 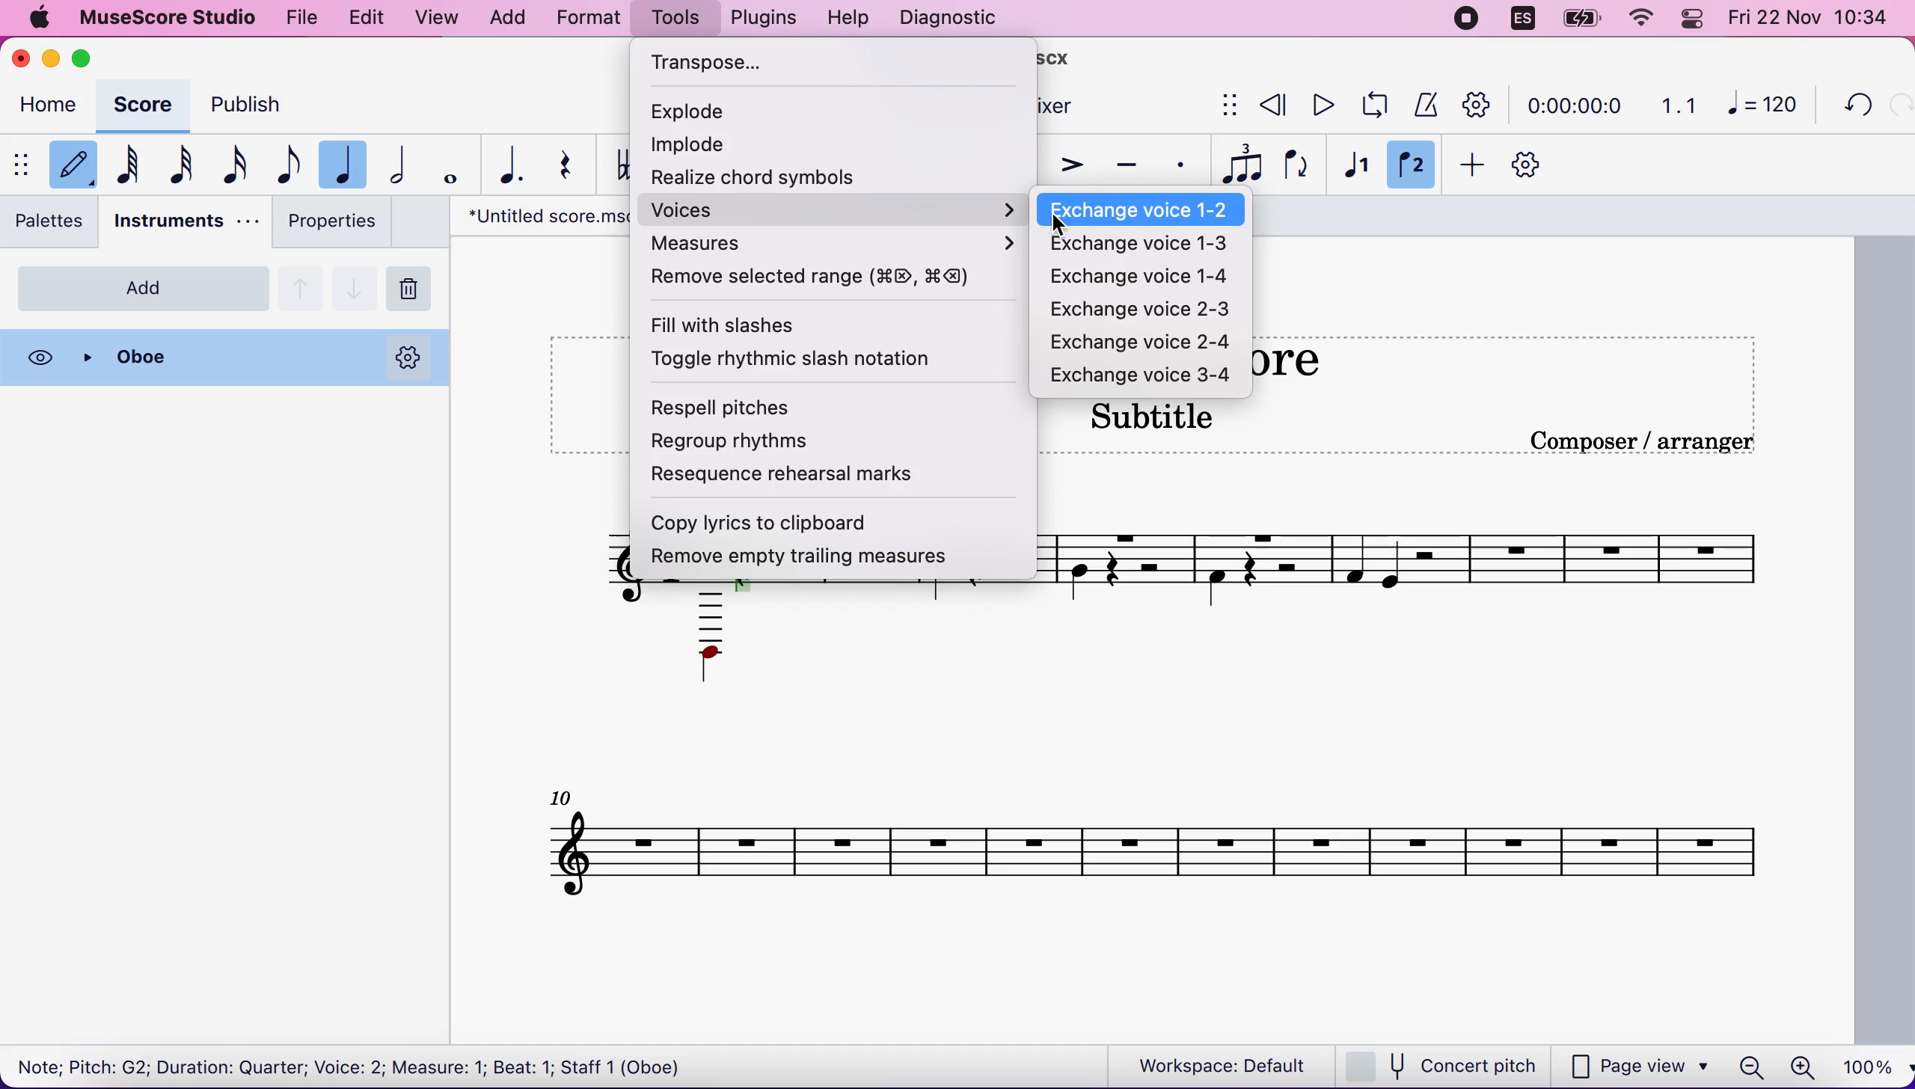 What do you see at coordinates (1230, 108) in the screenshot?
I see `show/hide` at bounding box center [1230, 108].